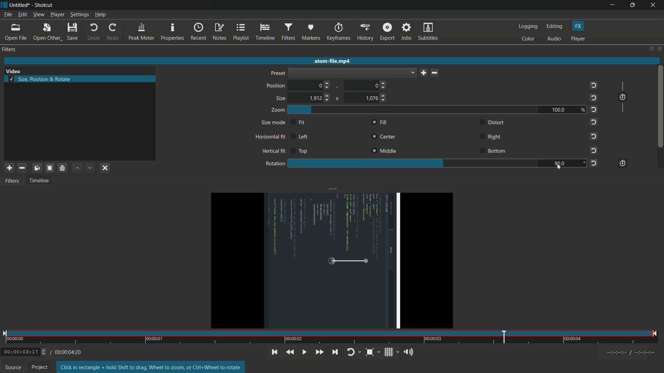 The image size is (664, 373). What do you see at coordinates (38, 168) in the screenshot?
I see `copy selected filter` at bounding box center [38, 168].